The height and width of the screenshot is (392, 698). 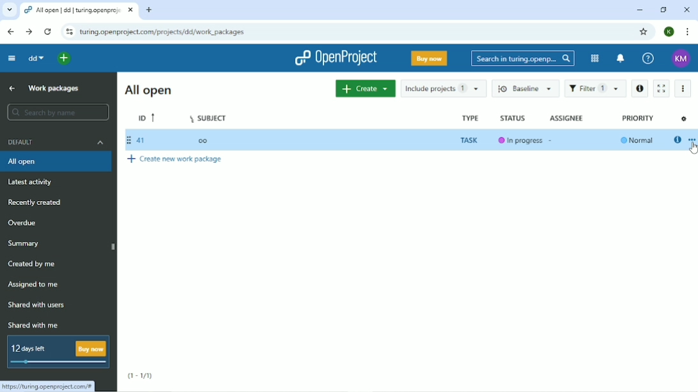 What do you see at coordinates (470, 140) in the screenshot?
I see `Task` at bounding box center [470, 140].